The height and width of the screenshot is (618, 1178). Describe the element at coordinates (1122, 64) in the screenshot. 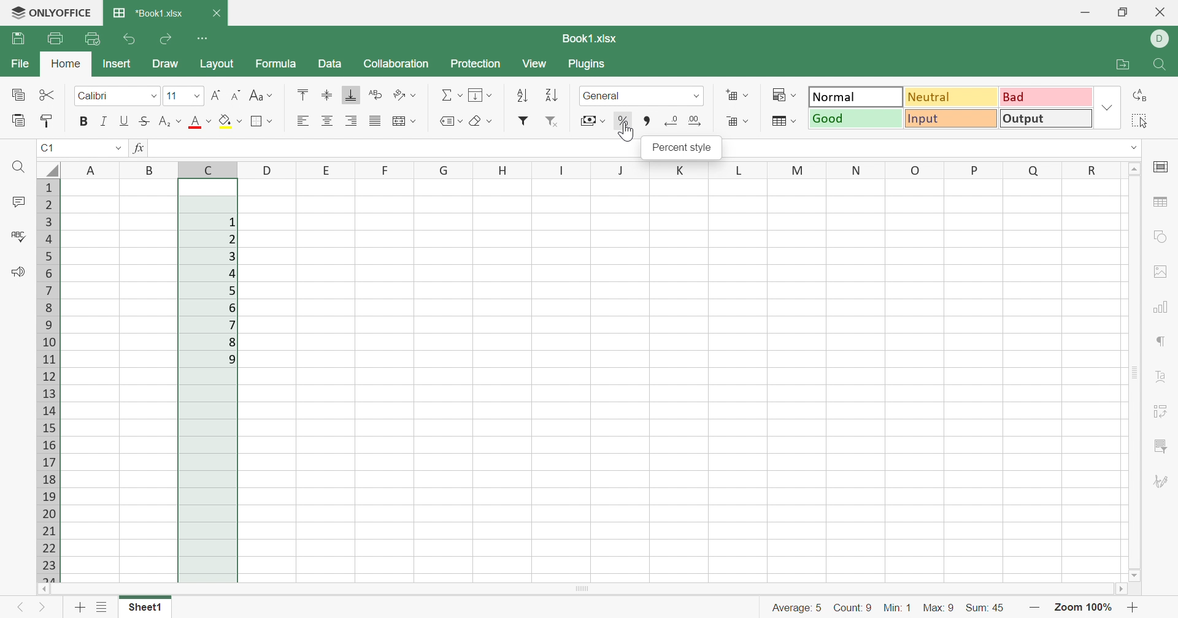

I see `Open file location` at that location.